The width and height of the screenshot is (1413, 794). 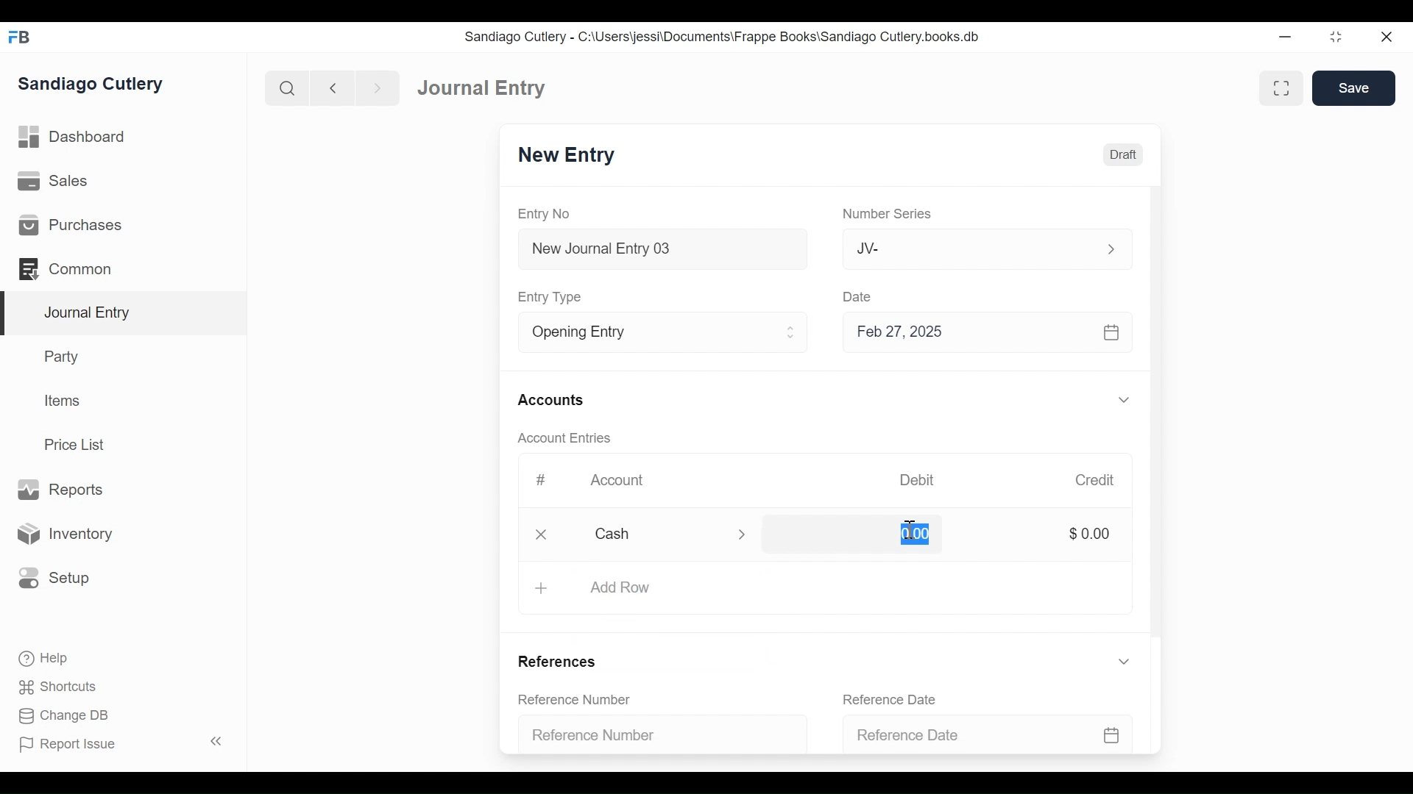 I want to click on Entry Type, so click(x=643, y=332).